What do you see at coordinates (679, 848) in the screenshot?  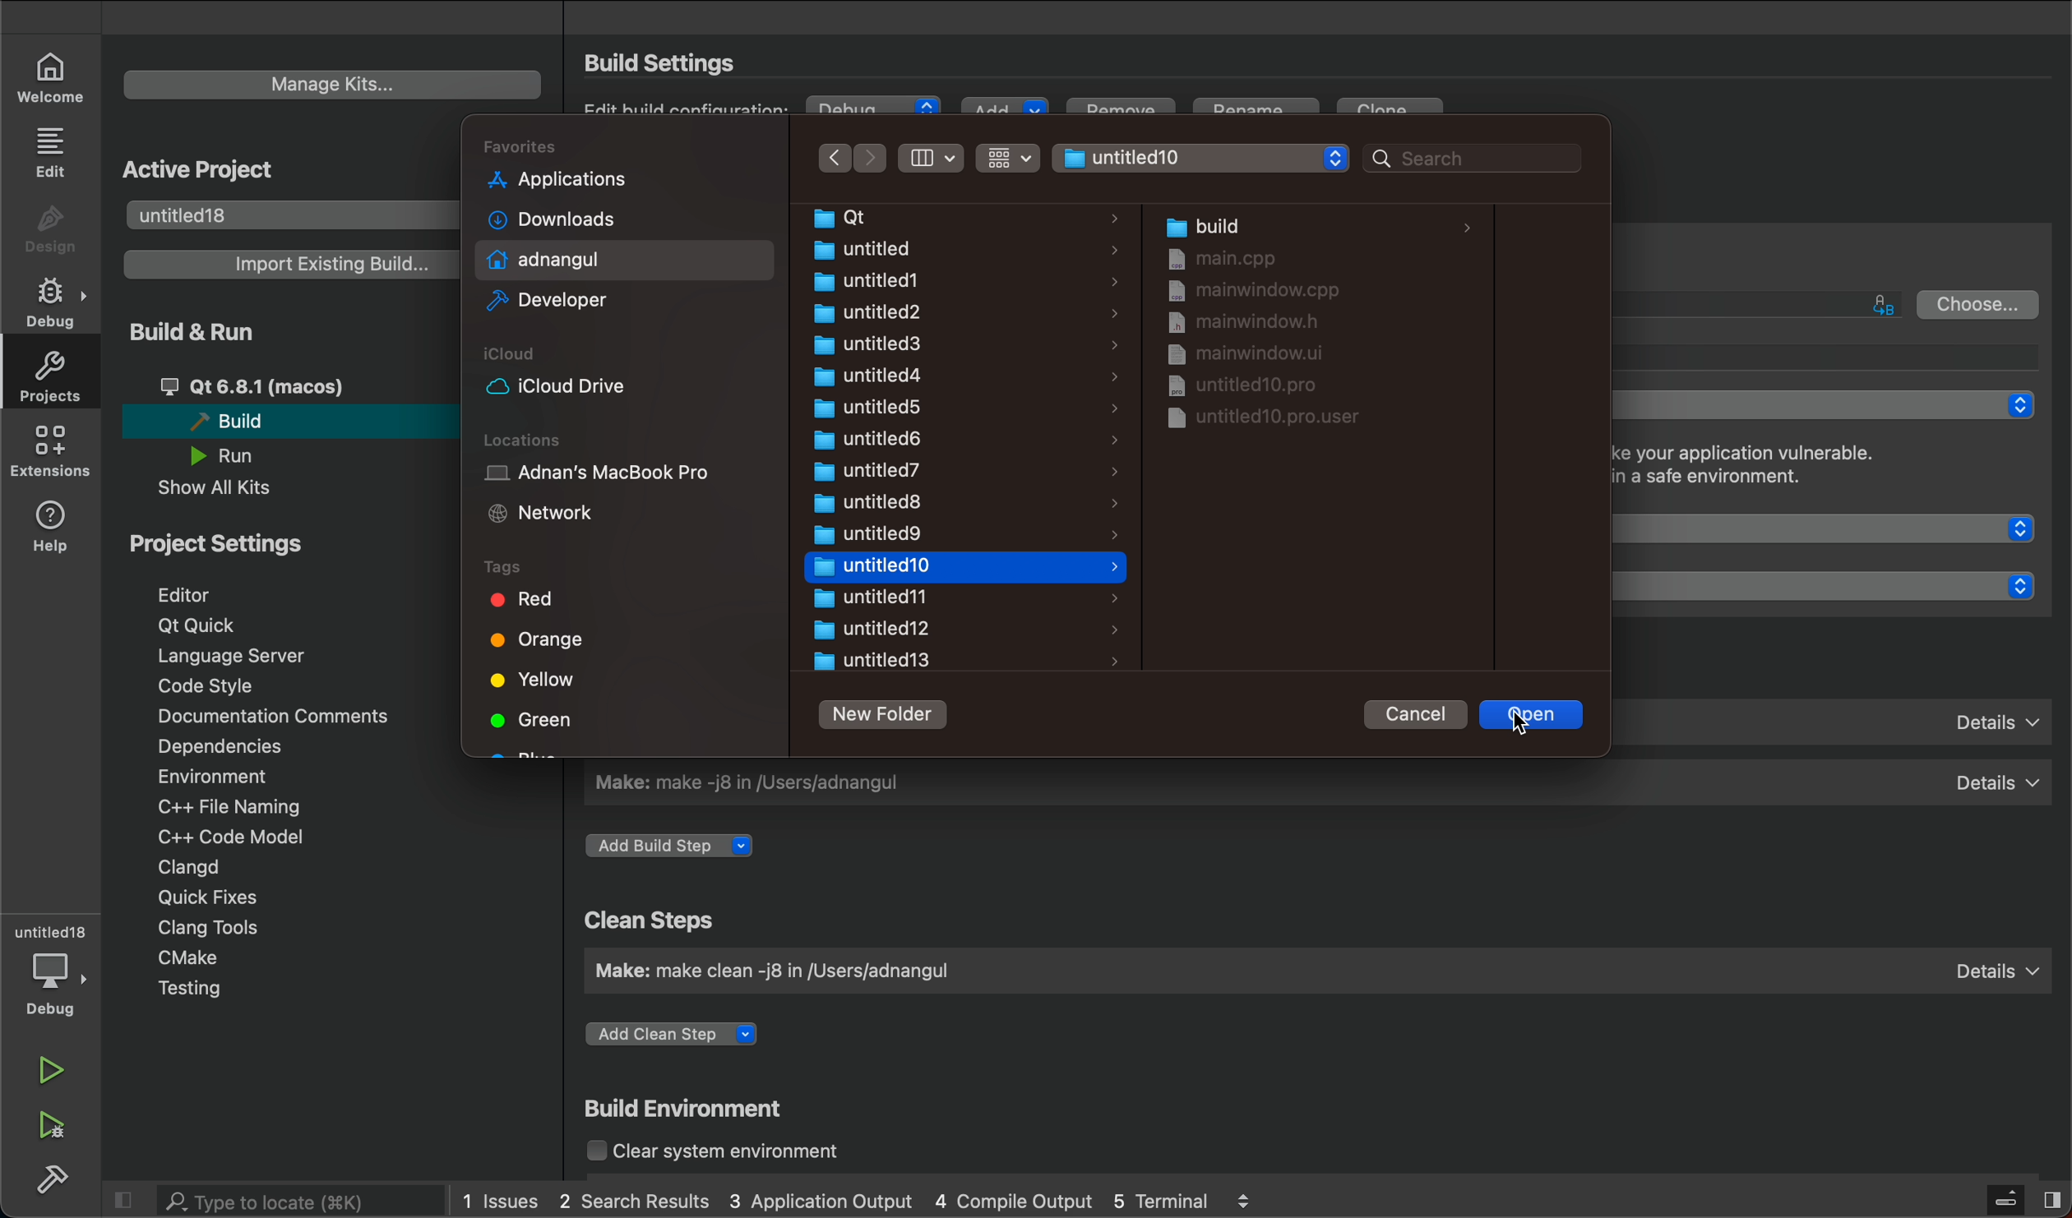 I see `add build step` at bounding box center [679, 848].